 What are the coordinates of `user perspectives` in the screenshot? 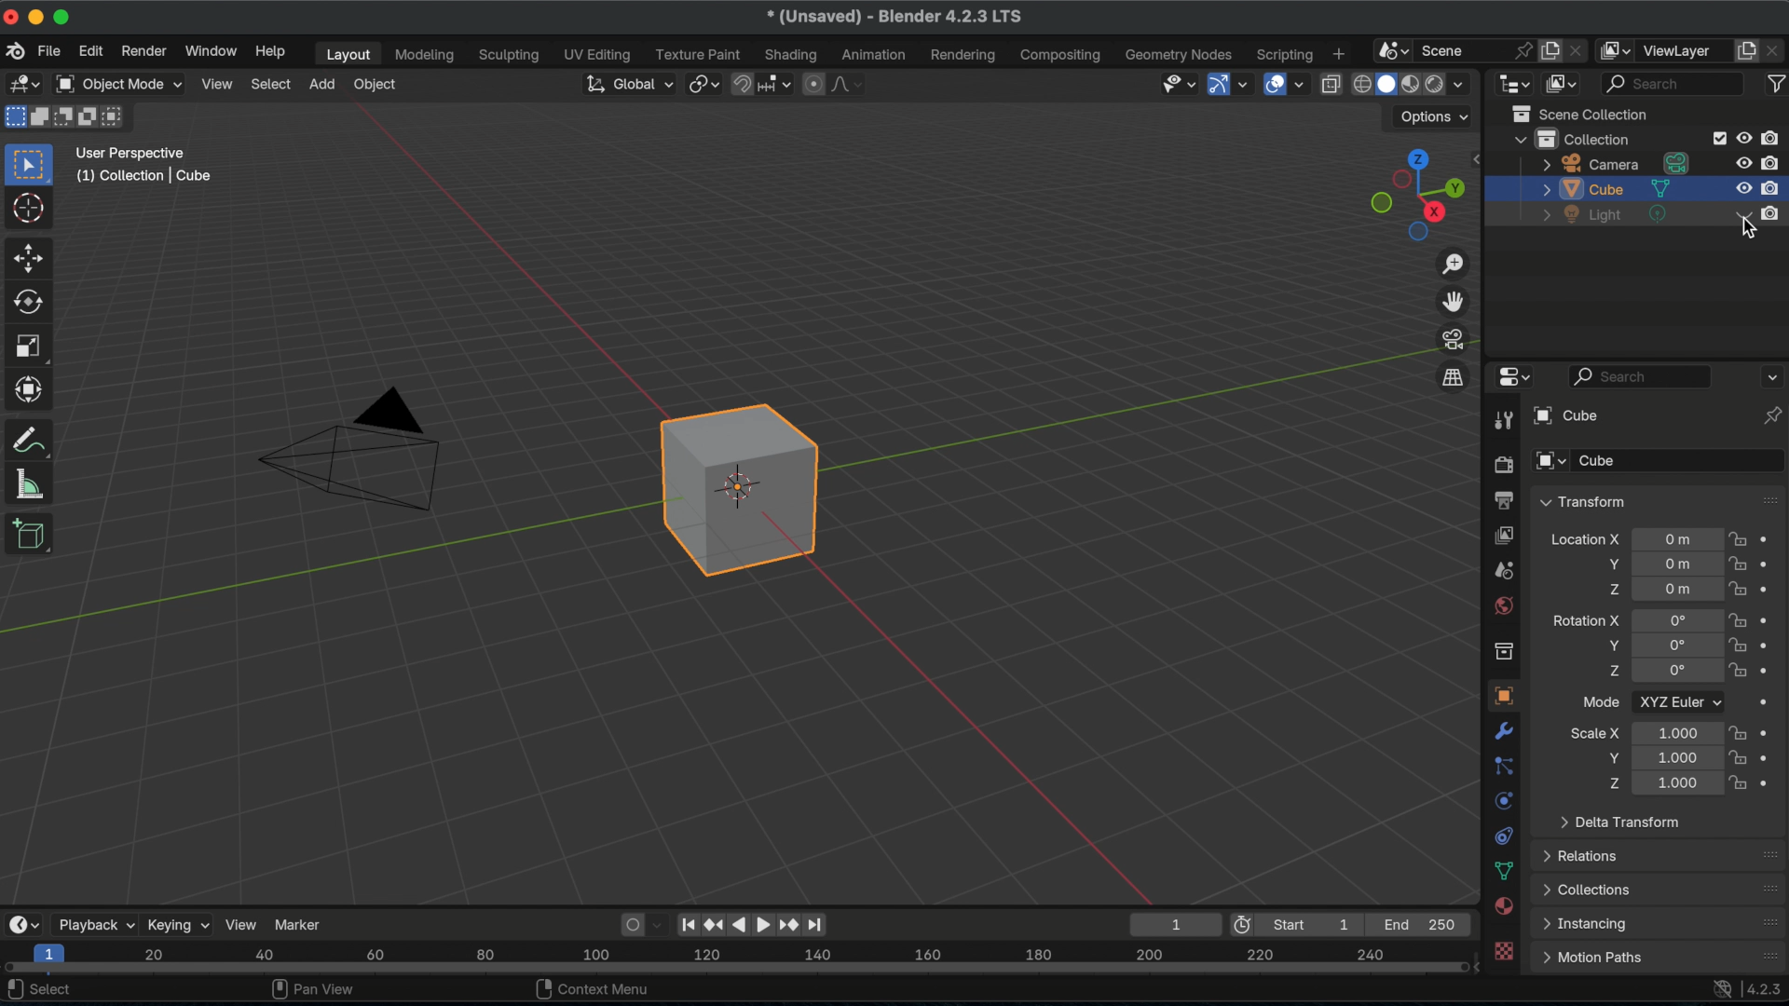 It's located at (131, 151).